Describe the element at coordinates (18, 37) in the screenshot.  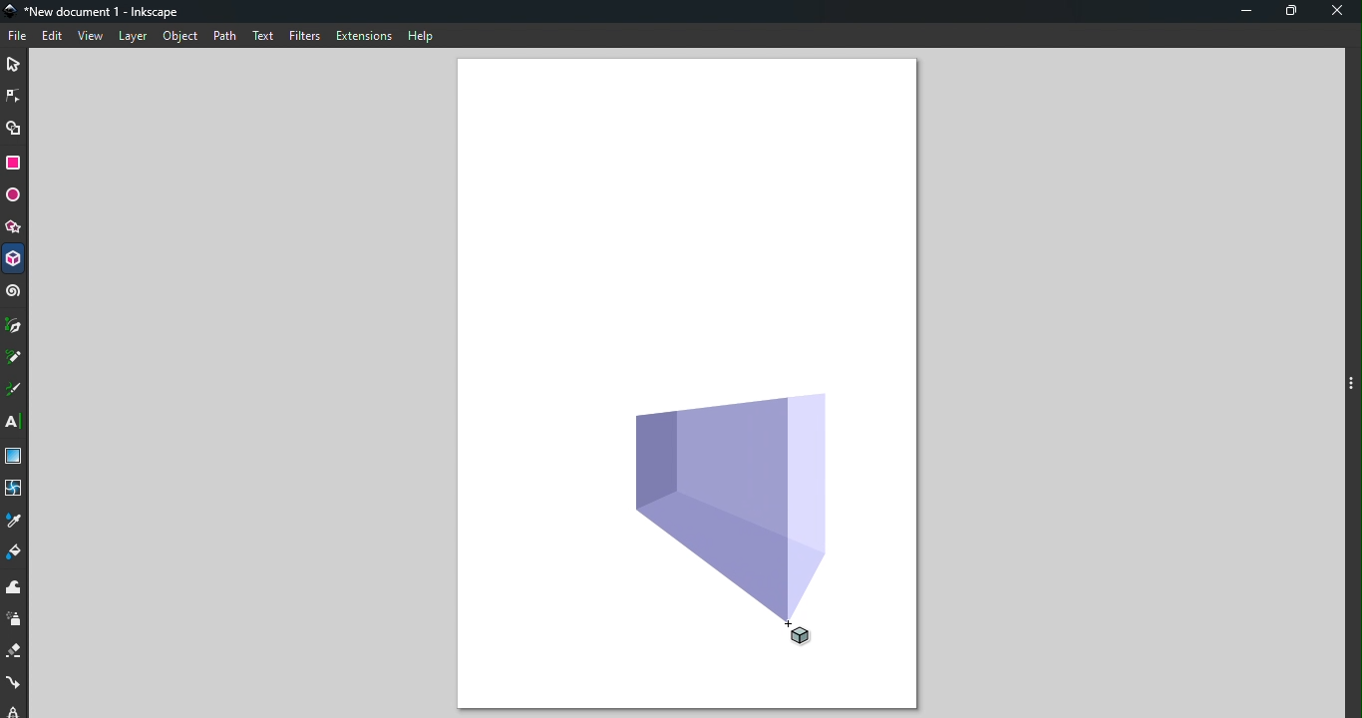
I see `File` at that location.